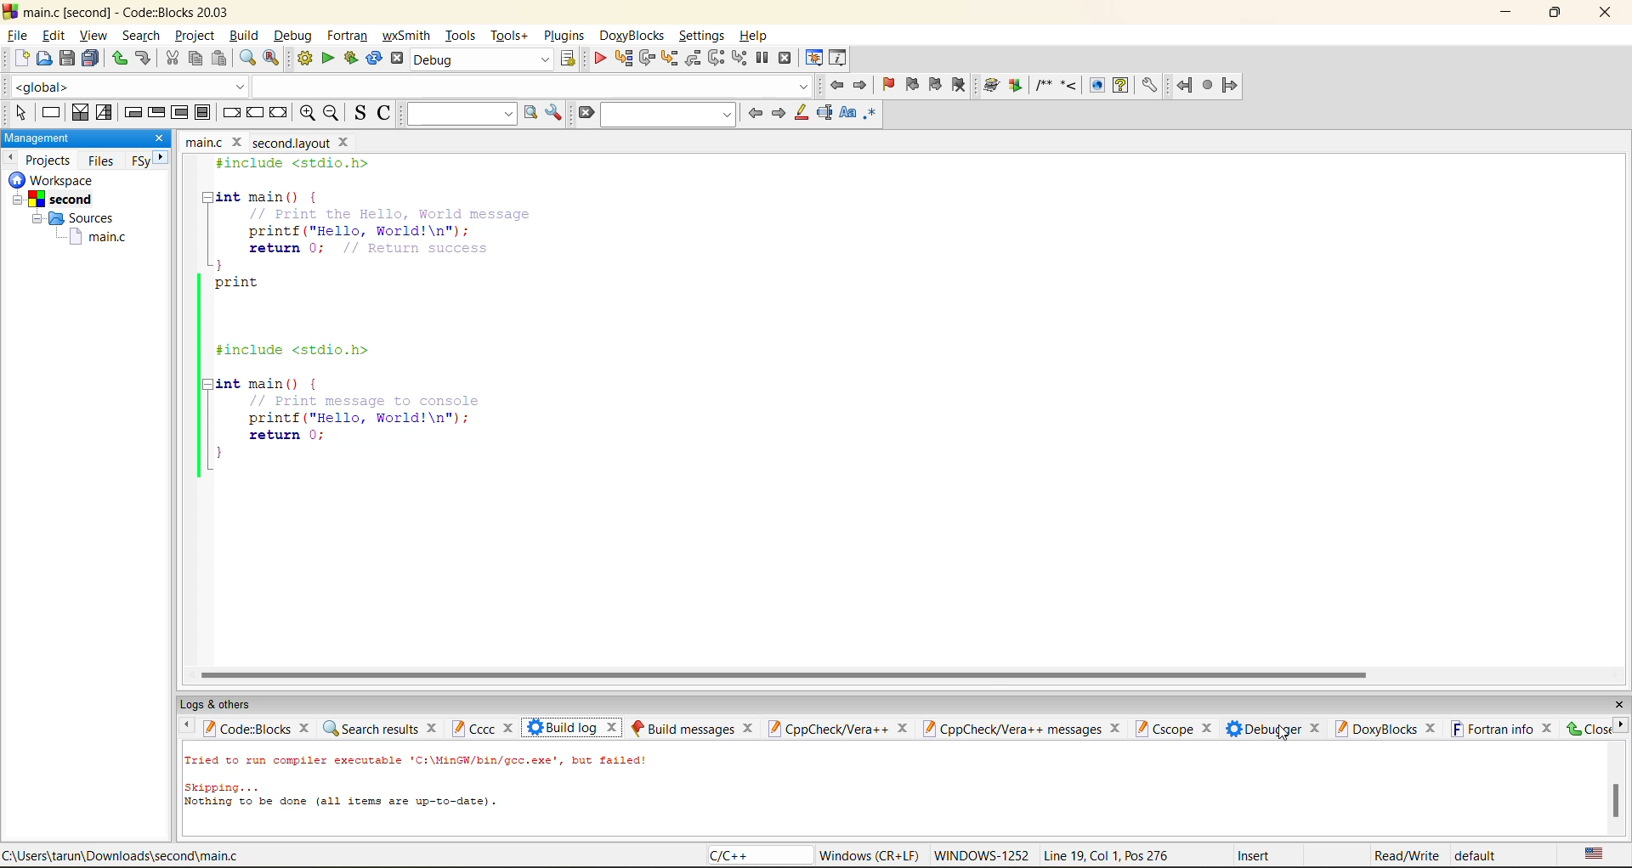  Describe the element at coordinates (667, 58) in the screenshot. I see `step into` at that location.